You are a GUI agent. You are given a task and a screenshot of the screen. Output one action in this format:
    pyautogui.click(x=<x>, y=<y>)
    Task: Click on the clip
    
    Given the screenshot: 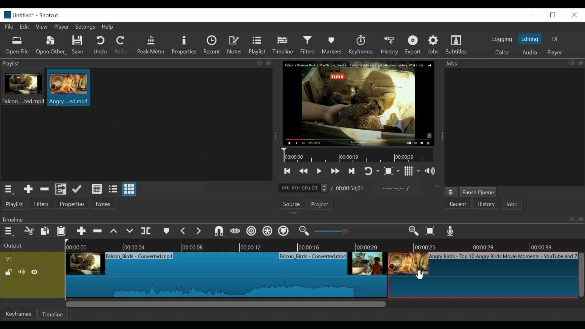 What is the action you would take?
    pyautogui.click(x=225, y=274)
    